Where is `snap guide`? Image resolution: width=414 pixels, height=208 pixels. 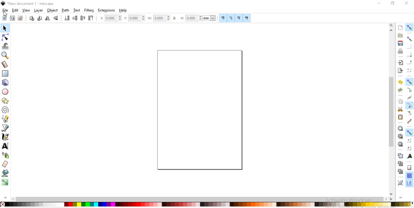 snap guide is located at coordinates (409, 184).